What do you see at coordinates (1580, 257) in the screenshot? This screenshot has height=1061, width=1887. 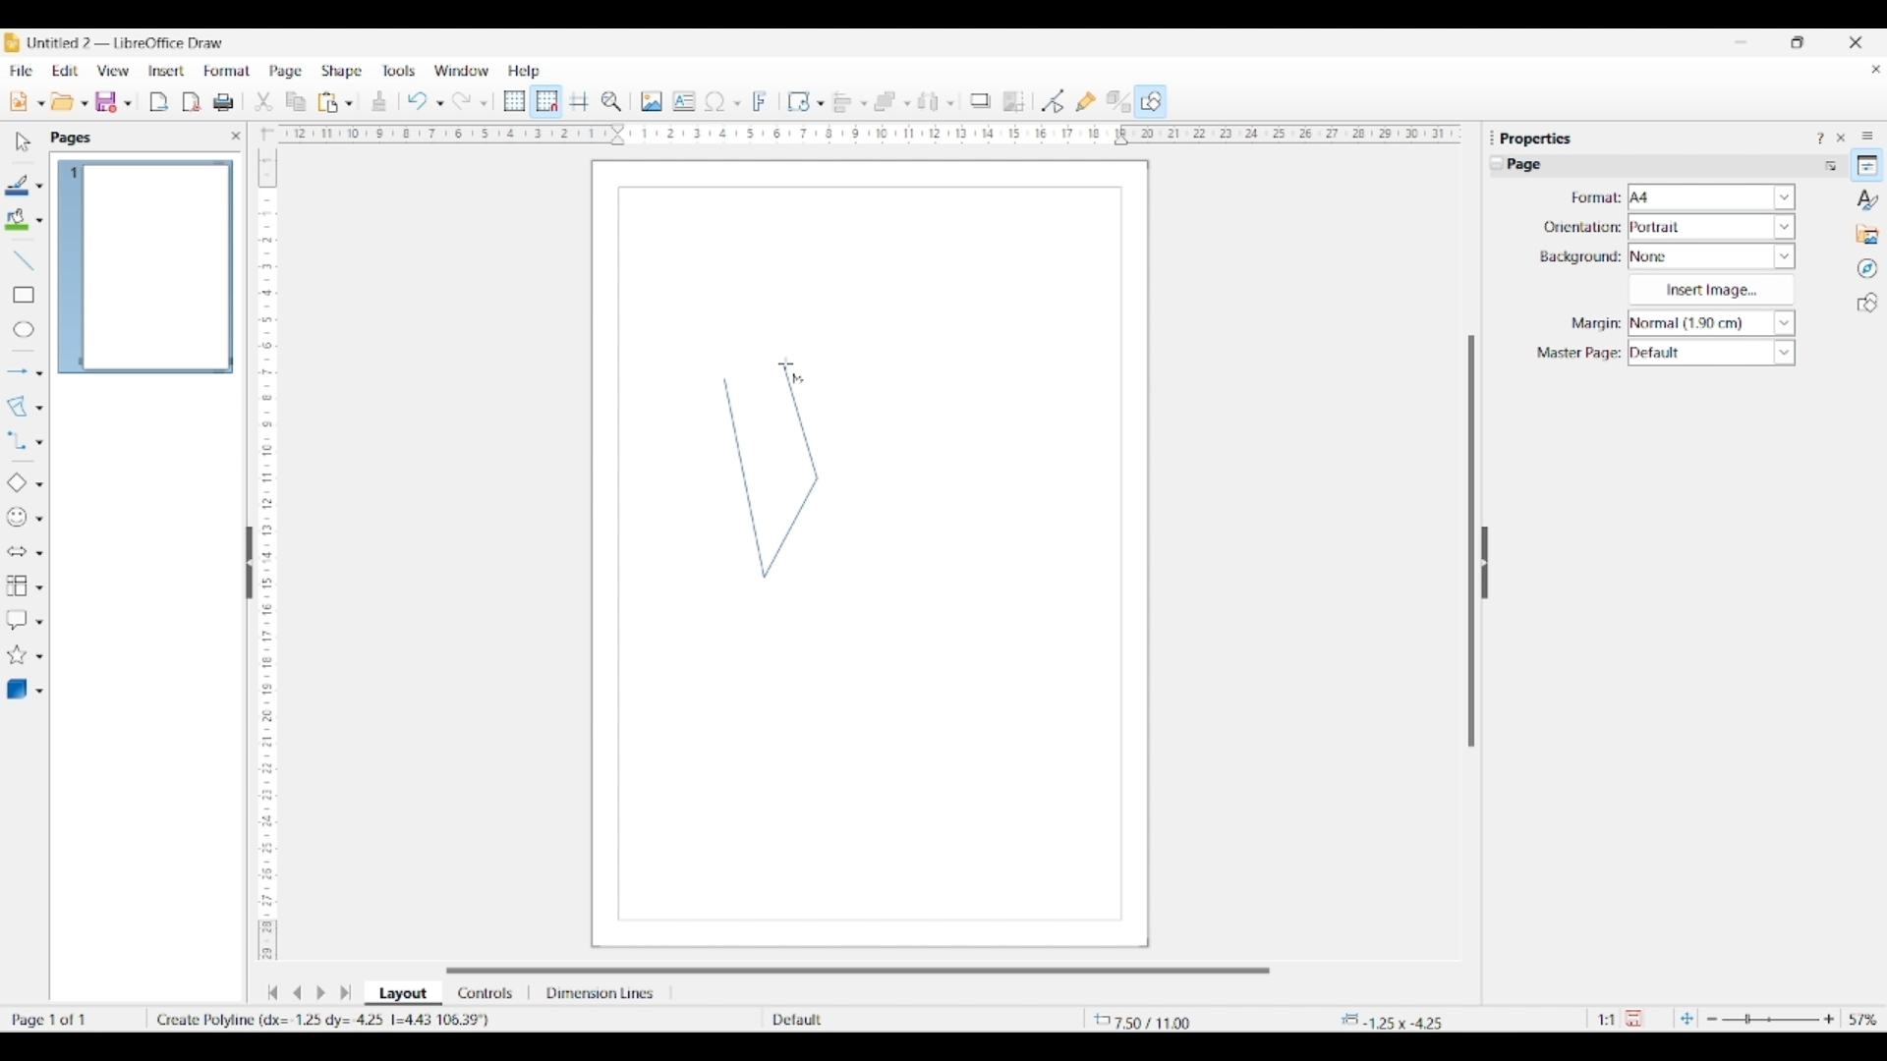 I see `Indicates background settings` at bounding box center [1580, 257].